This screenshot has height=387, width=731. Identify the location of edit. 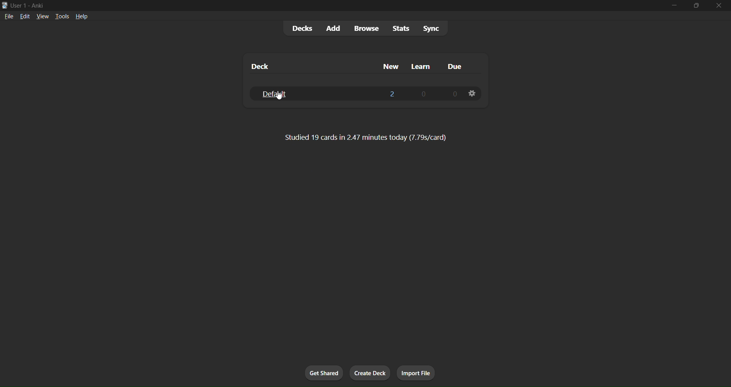
(25, 18).